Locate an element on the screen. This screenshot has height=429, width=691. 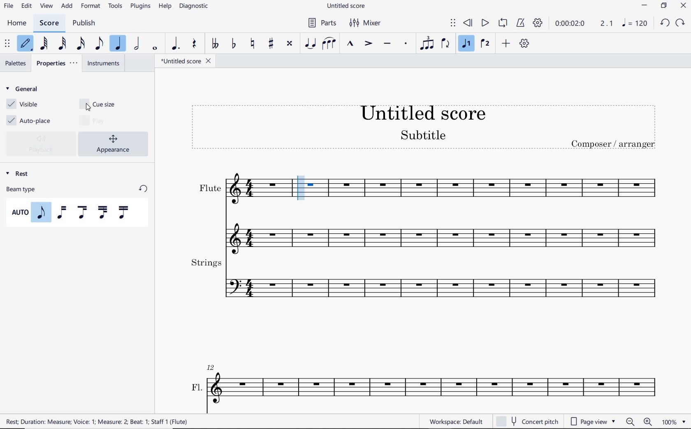
zoom factor is located at coordinates (673, 421).